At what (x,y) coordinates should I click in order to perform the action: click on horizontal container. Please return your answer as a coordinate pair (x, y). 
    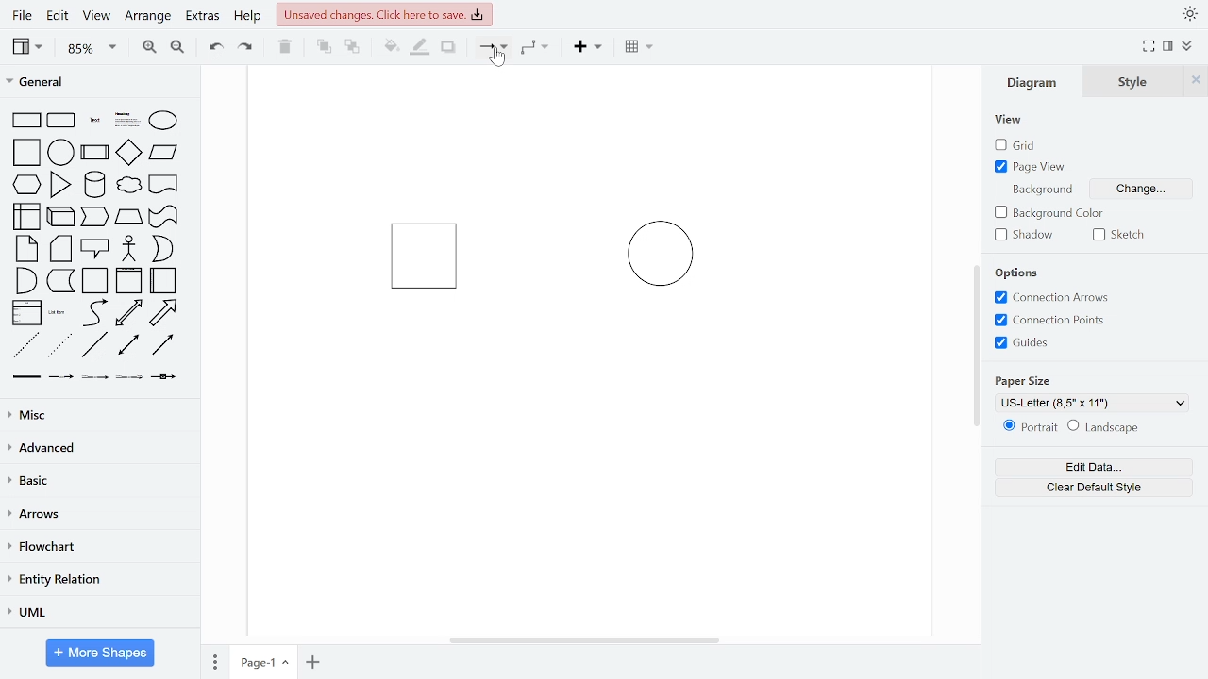
    Looking at the image, I should click on (164, 280).